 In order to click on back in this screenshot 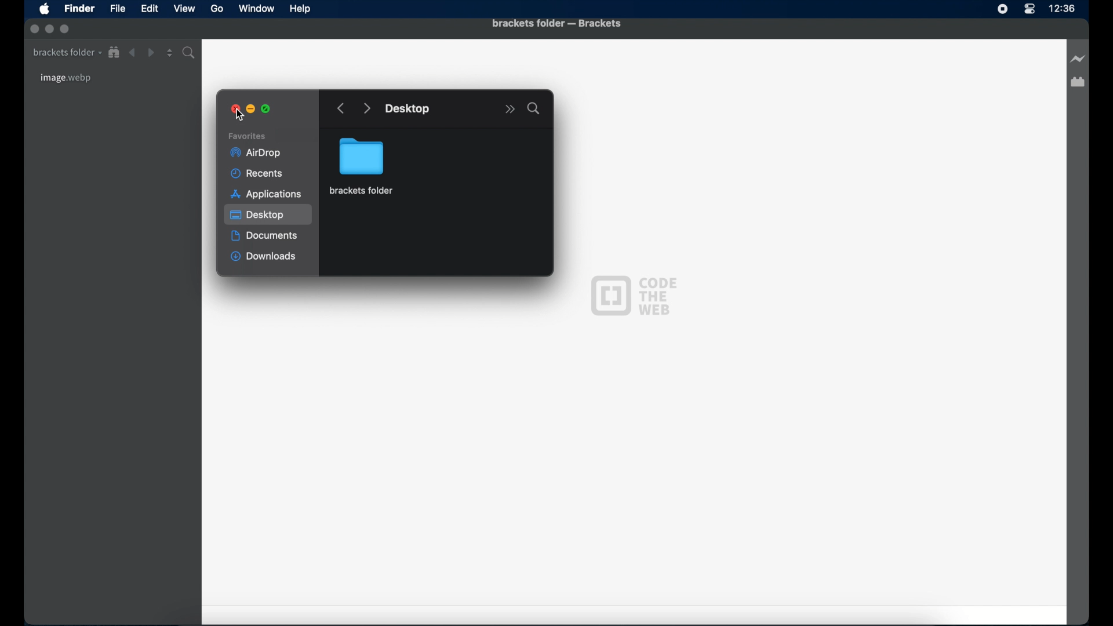, I will do `click(132, 53)`.